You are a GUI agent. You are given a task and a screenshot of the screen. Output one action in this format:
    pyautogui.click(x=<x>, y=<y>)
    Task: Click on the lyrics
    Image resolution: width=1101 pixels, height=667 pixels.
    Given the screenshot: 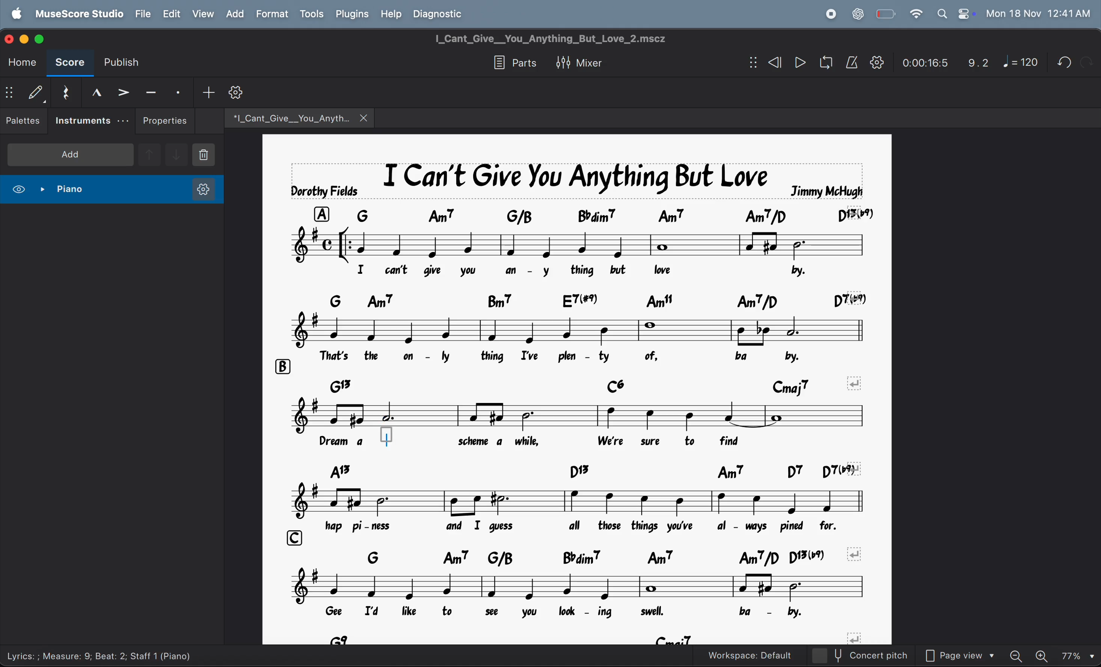 What is the action you would take?
    pyautogui.click(x=602, y=529)
    